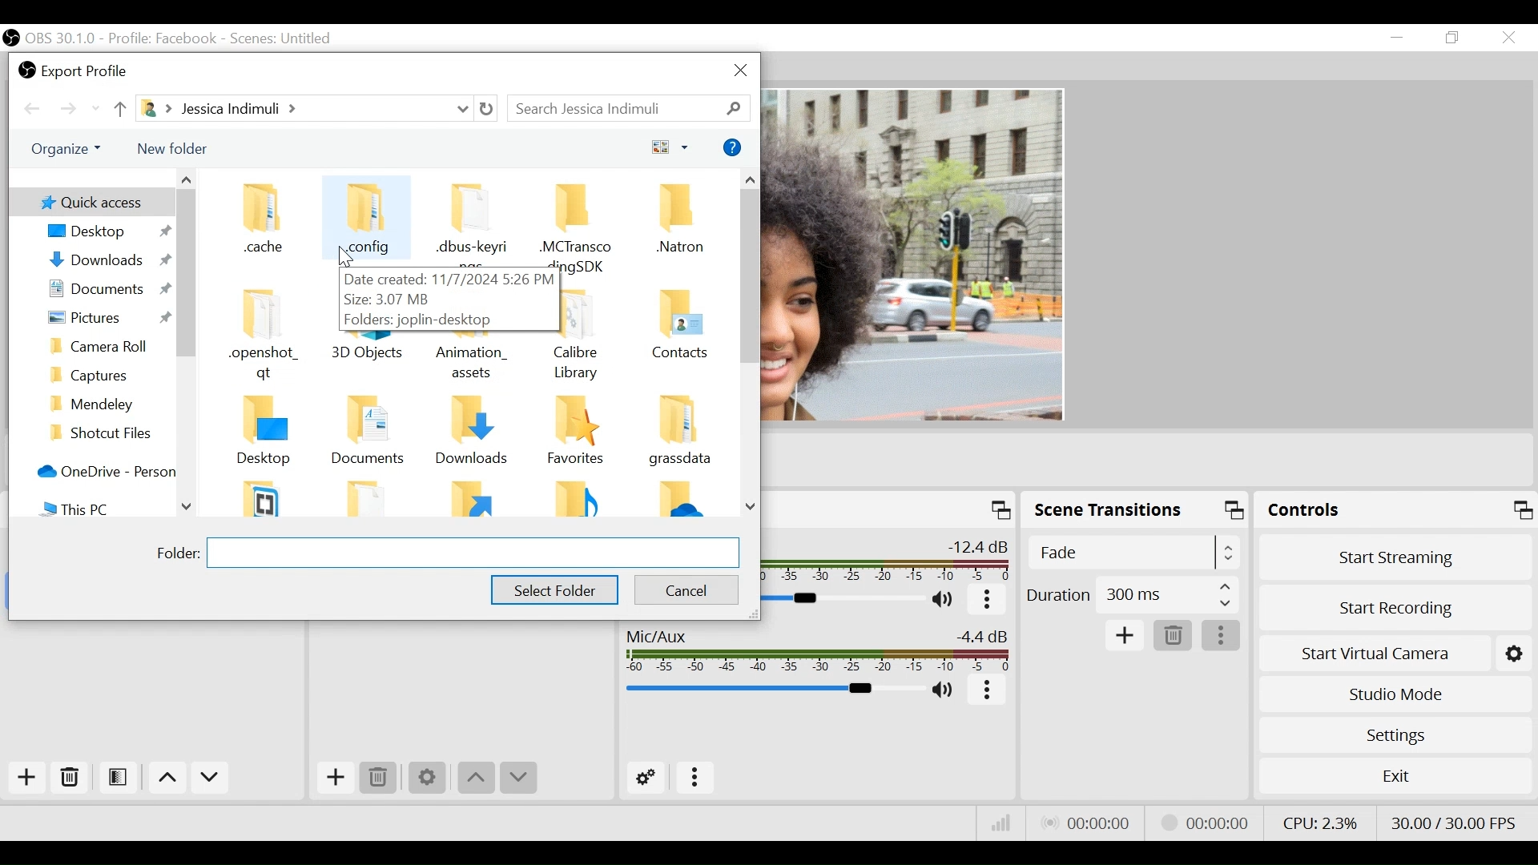 The width and height of the screenshot is (1538, 865). Describe the element at coordinates (686, 588) in the screenshot. I see `Cancel` at that location.